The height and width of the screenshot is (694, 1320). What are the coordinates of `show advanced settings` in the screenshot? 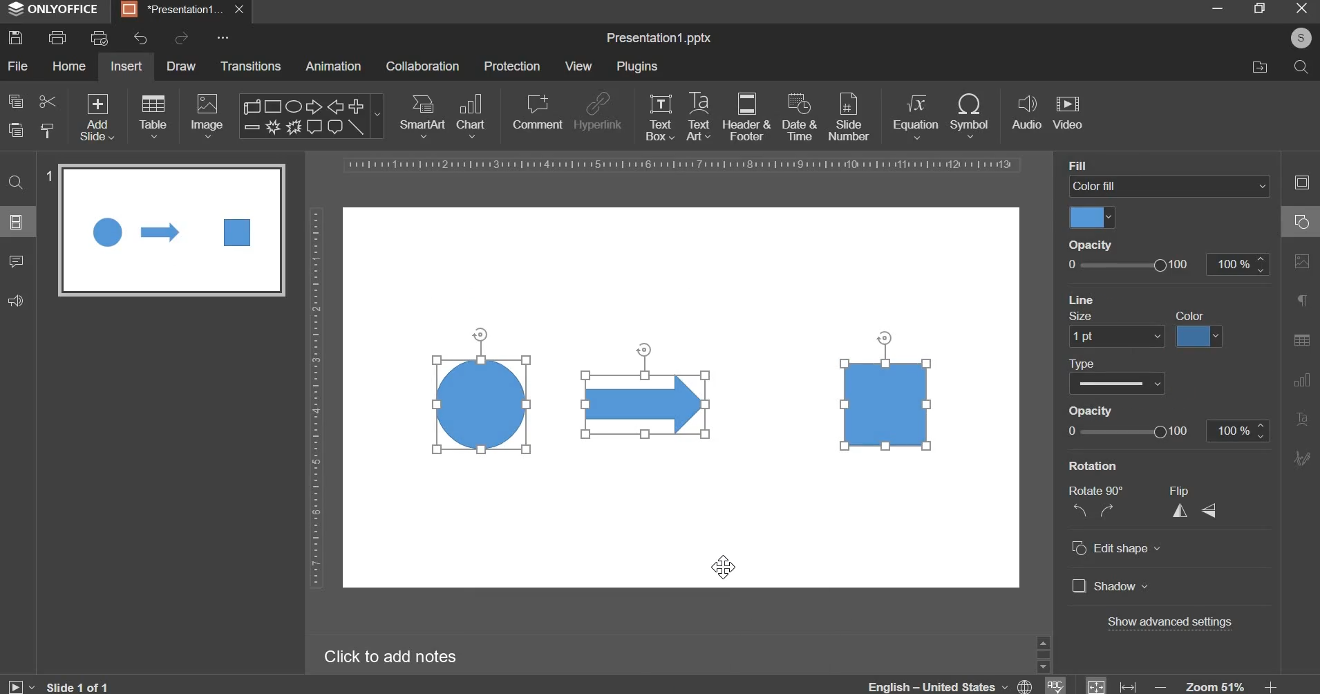 It's located at (1169, 623).